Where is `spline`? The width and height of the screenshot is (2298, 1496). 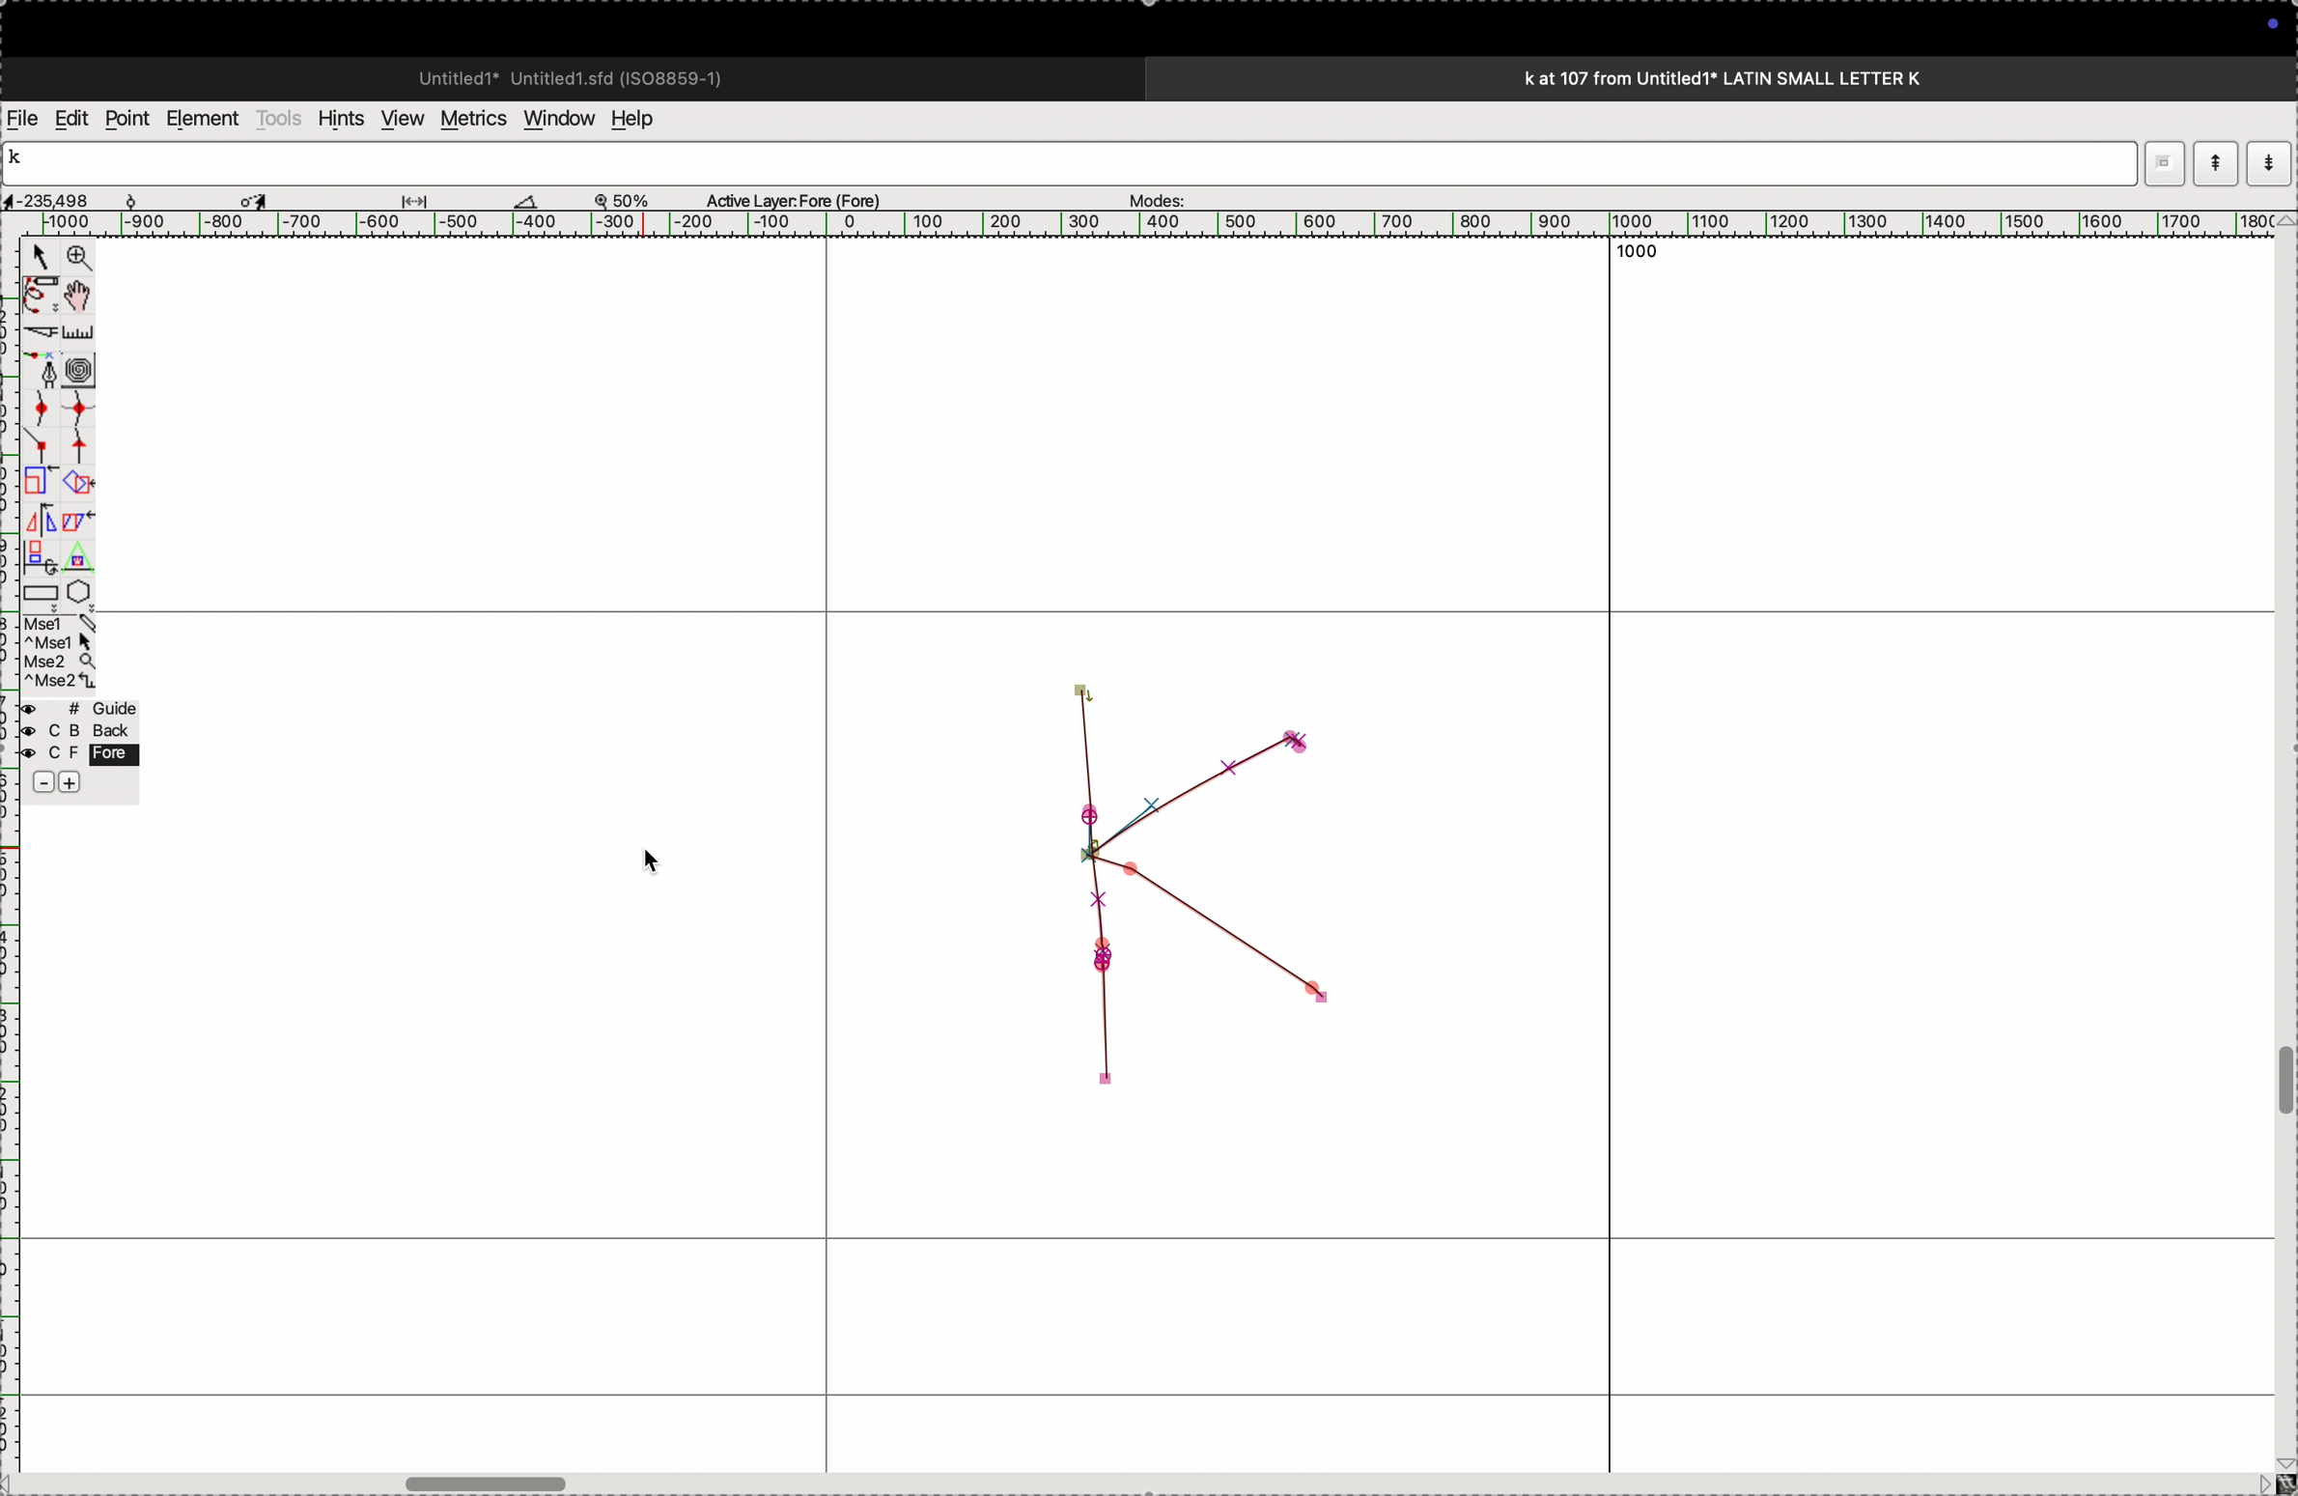
spline is located at coordinates (59, 424).